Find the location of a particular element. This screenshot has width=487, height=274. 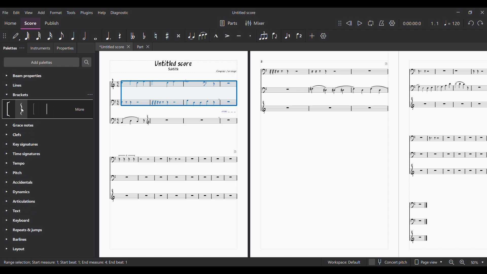

Keyboard is located at coordinates (25, 221).